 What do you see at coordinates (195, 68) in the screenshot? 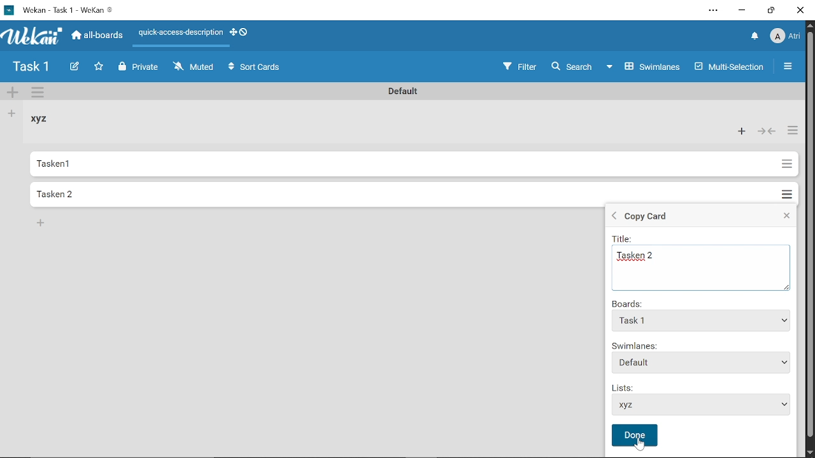
I see `Muted` at bounding box center [195, 68].